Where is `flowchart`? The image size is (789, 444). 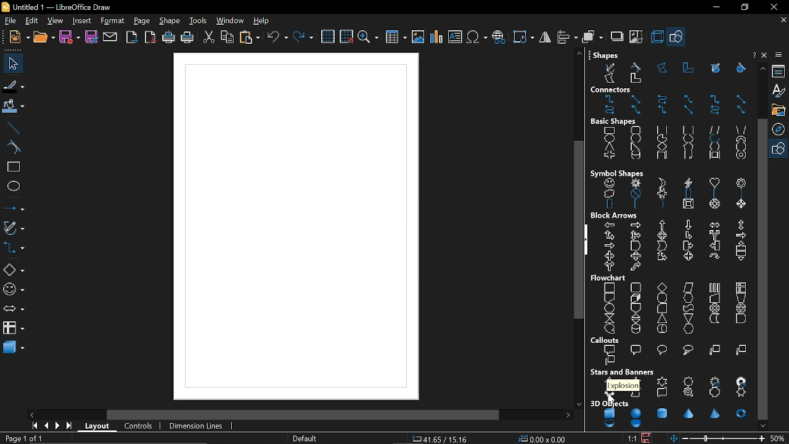 flowchart is located at coordinates (672, 304).